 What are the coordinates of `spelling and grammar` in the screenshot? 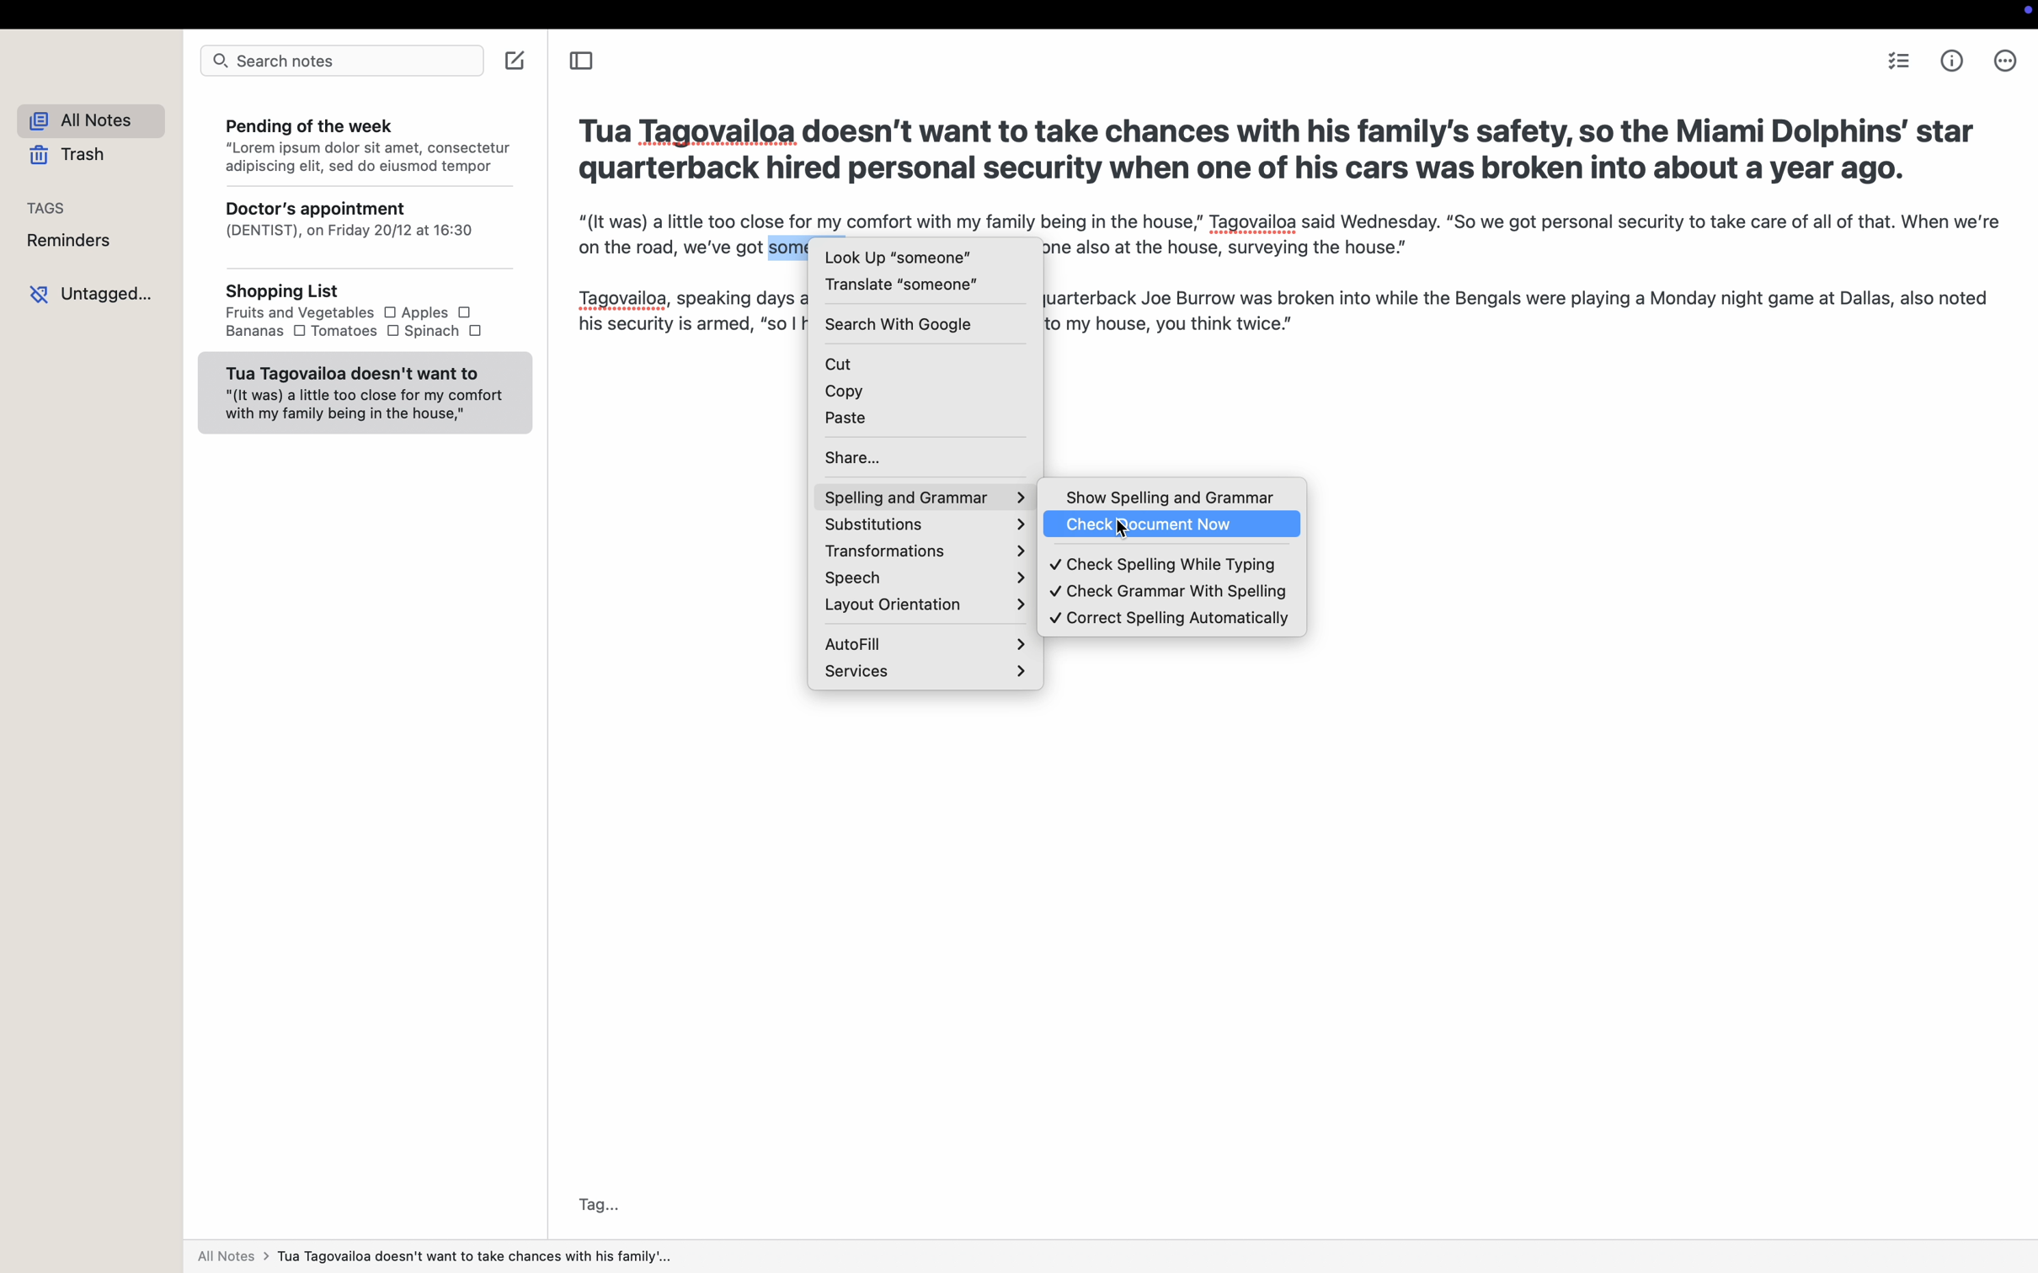 It's located at (925, 497).